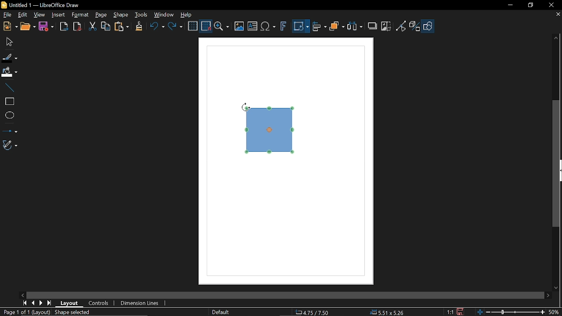  I want to click on HElp, so click(185, 14).